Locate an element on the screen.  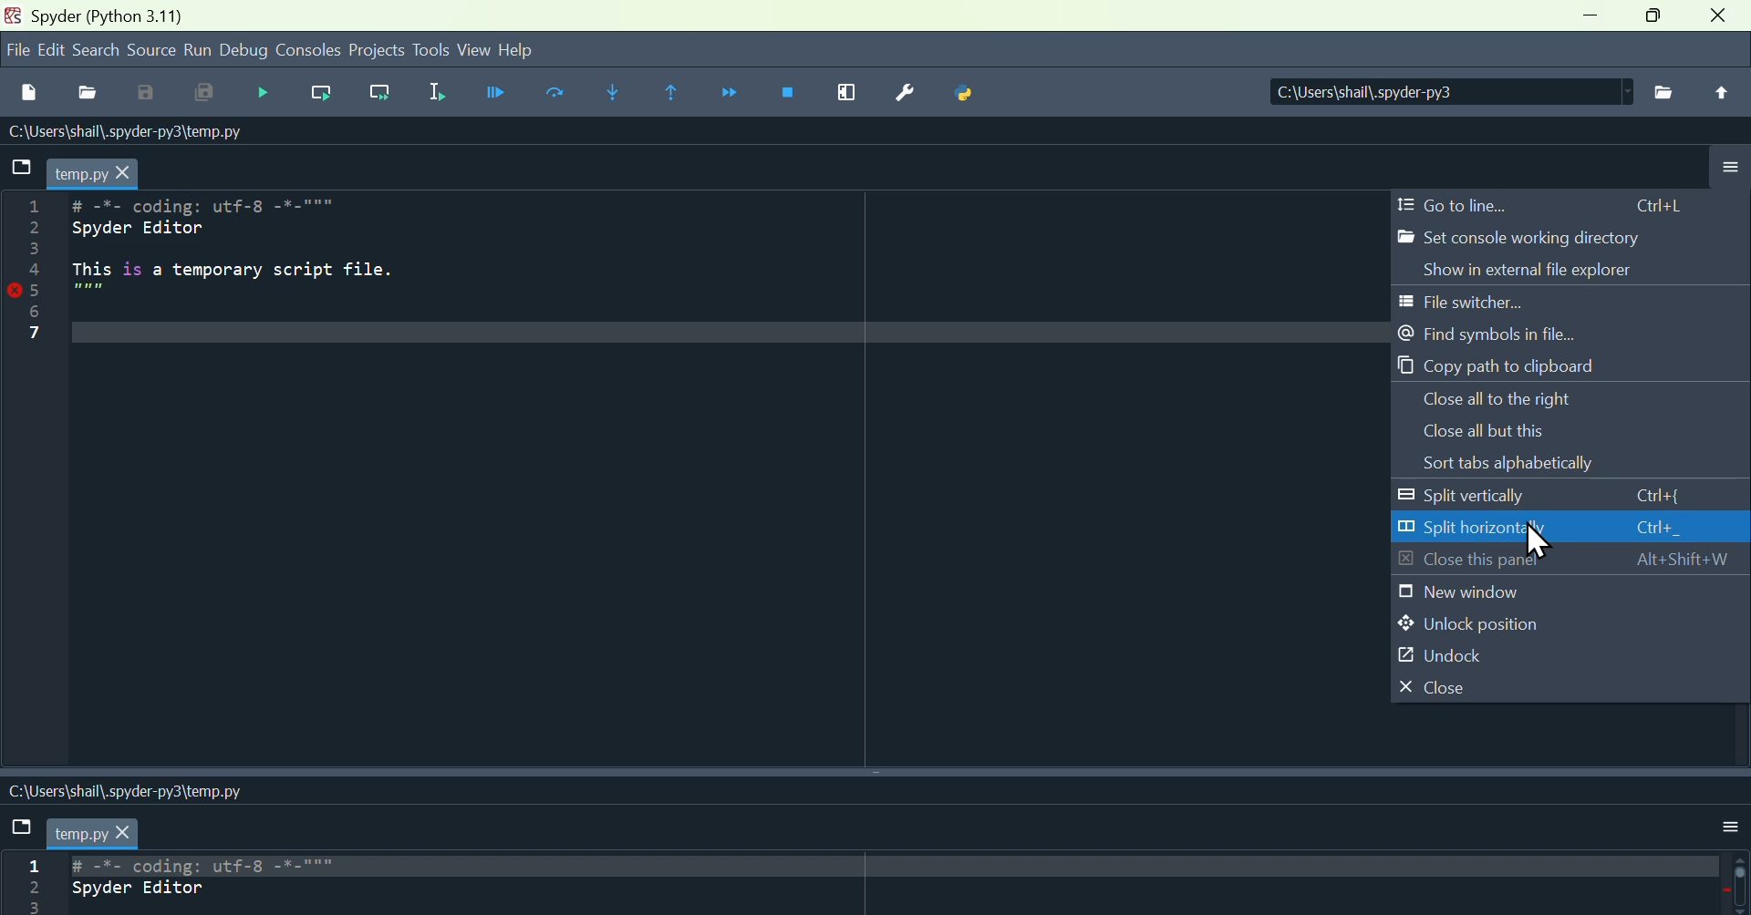
File is located at coordinates (28, 828).